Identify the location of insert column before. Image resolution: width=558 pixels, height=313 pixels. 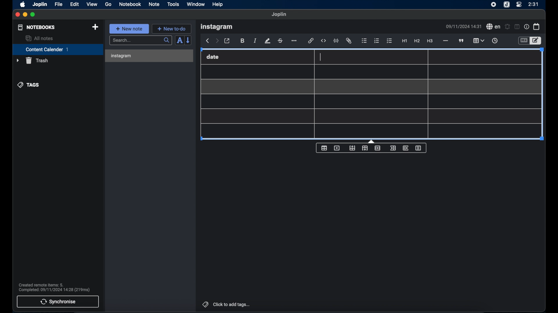
(393, 148).